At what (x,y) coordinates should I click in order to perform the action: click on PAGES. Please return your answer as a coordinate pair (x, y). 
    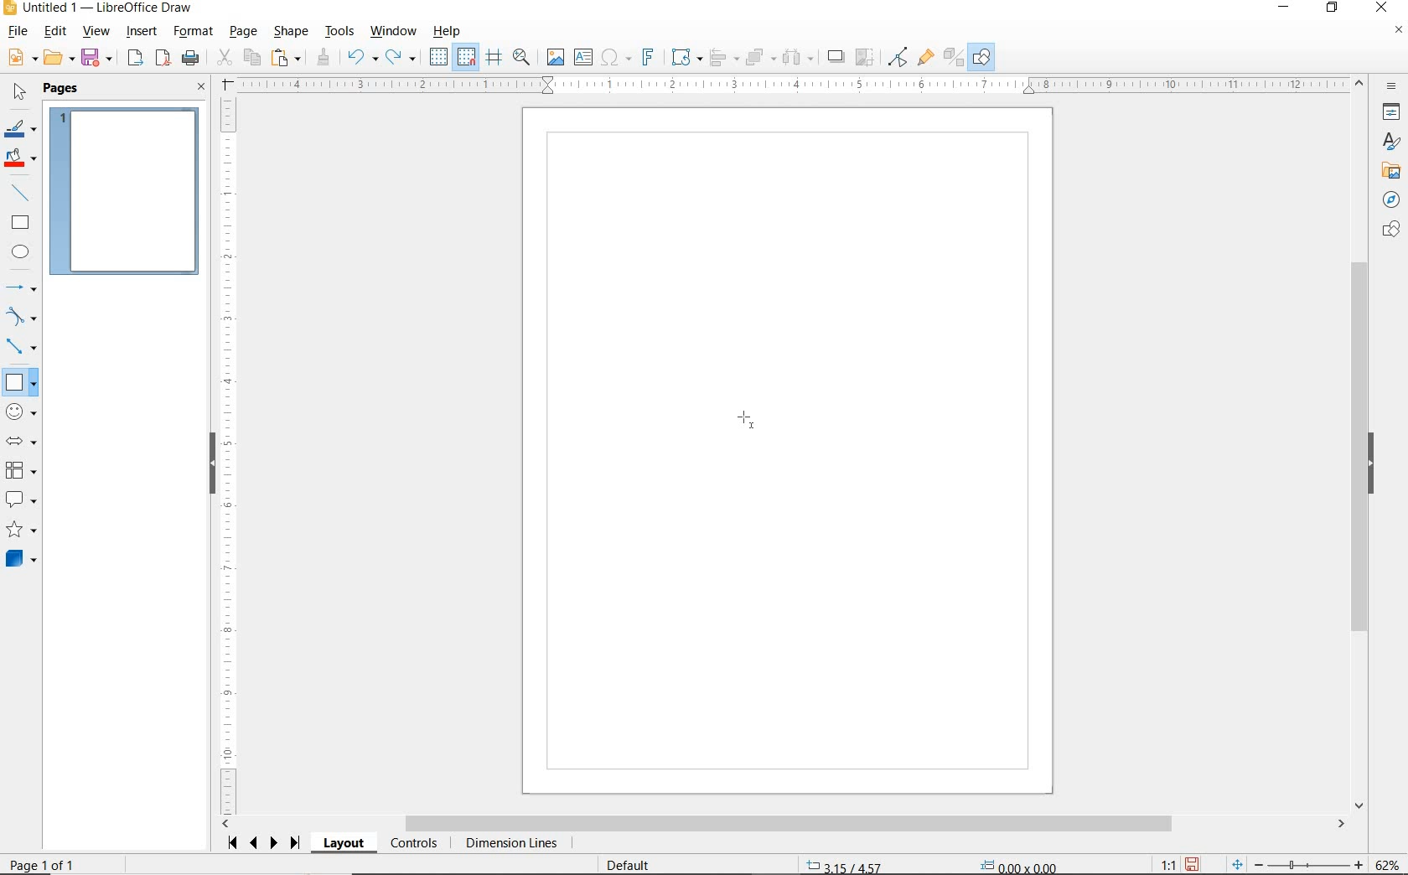
    Looking at the image, I should click on (63, 90).